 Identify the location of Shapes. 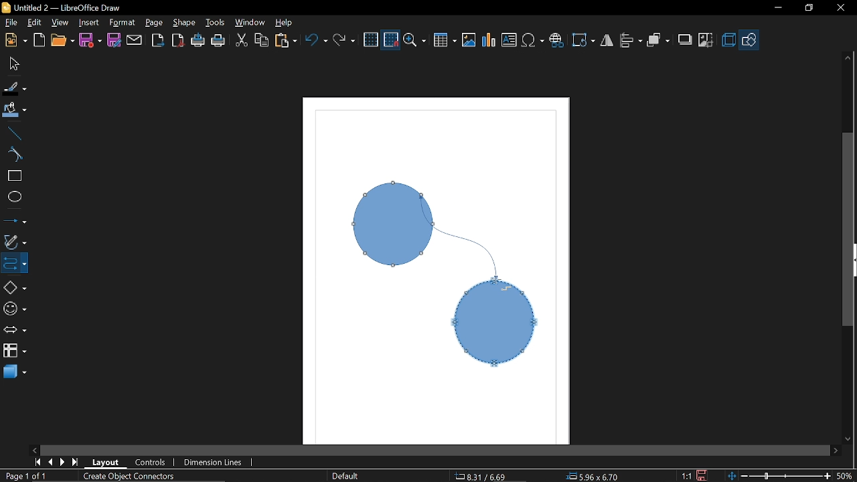
(751, 39).